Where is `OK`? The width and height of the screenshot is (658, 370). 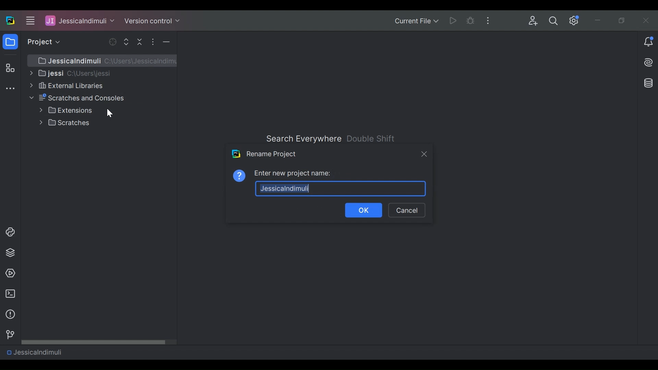
OK is located at coordinates (364, 211).